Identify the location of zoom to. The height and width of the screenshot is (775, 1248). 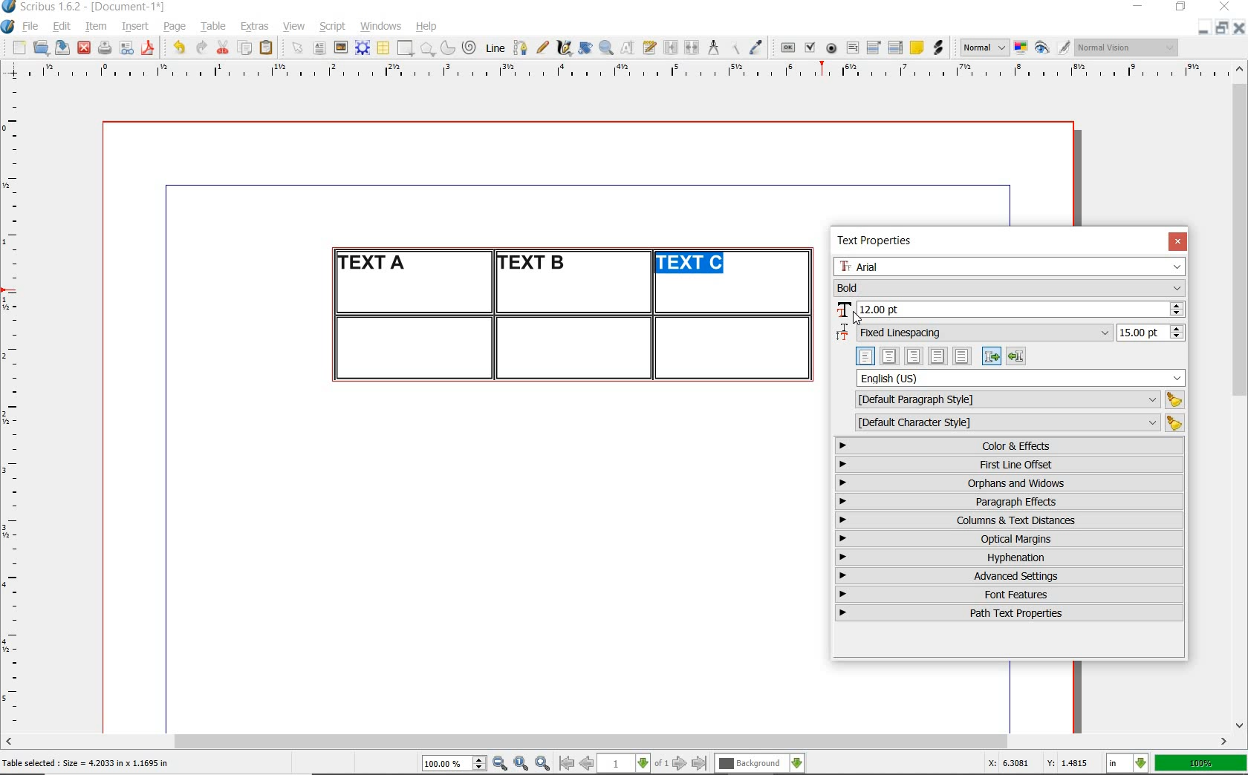
(521, 764).